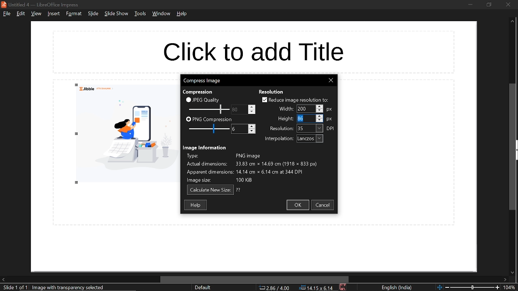  Describe the element at coordinates (324, 205) in the screenshot. I see `cancel` at that location.